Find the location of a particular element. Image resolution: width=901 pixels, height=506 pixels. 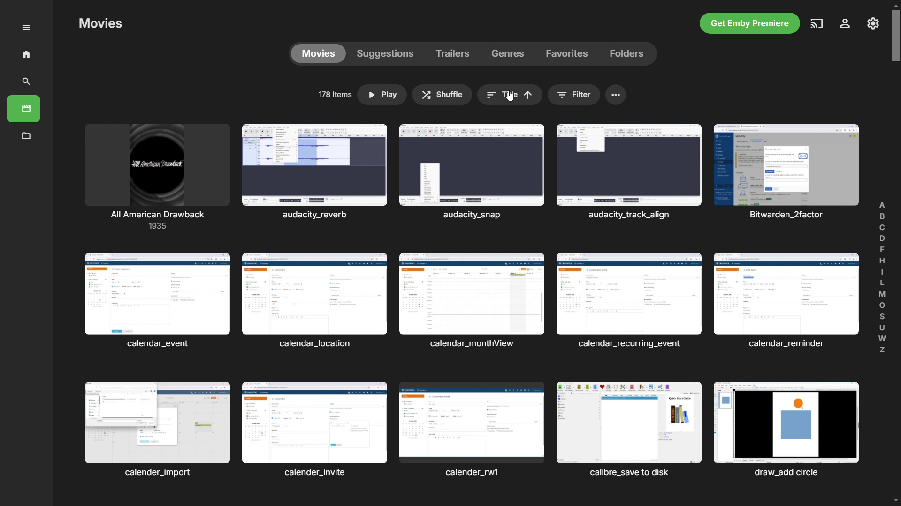

scrollbar is located at coordinates (895, 36).